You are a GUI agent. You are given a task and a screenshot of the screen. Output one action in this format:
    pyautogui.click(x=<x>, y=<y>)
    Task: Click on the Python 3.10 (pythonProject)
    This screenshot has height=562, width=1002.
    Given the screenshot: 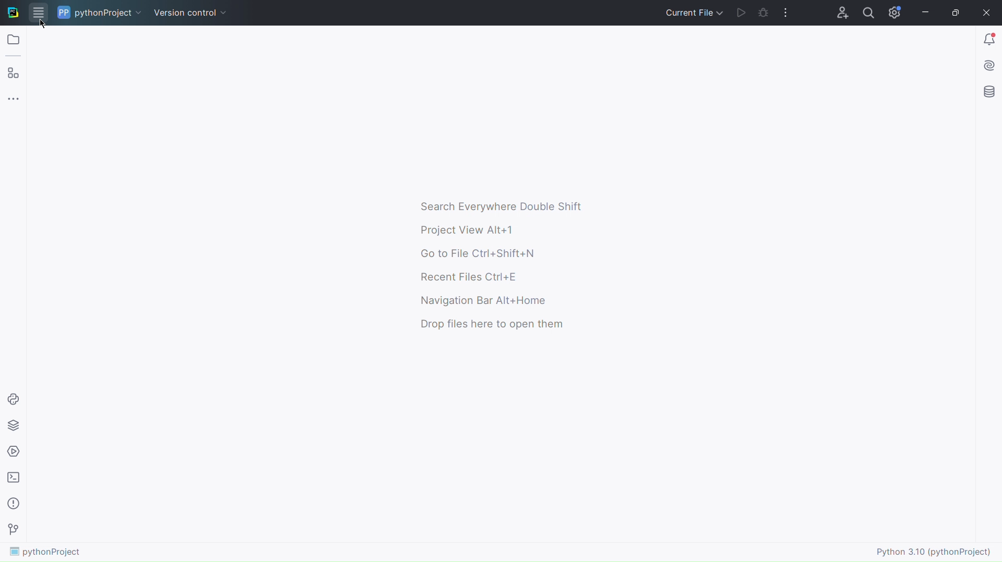 What is the action you would take?
    pyautogui.click(x=934, y=552)
    